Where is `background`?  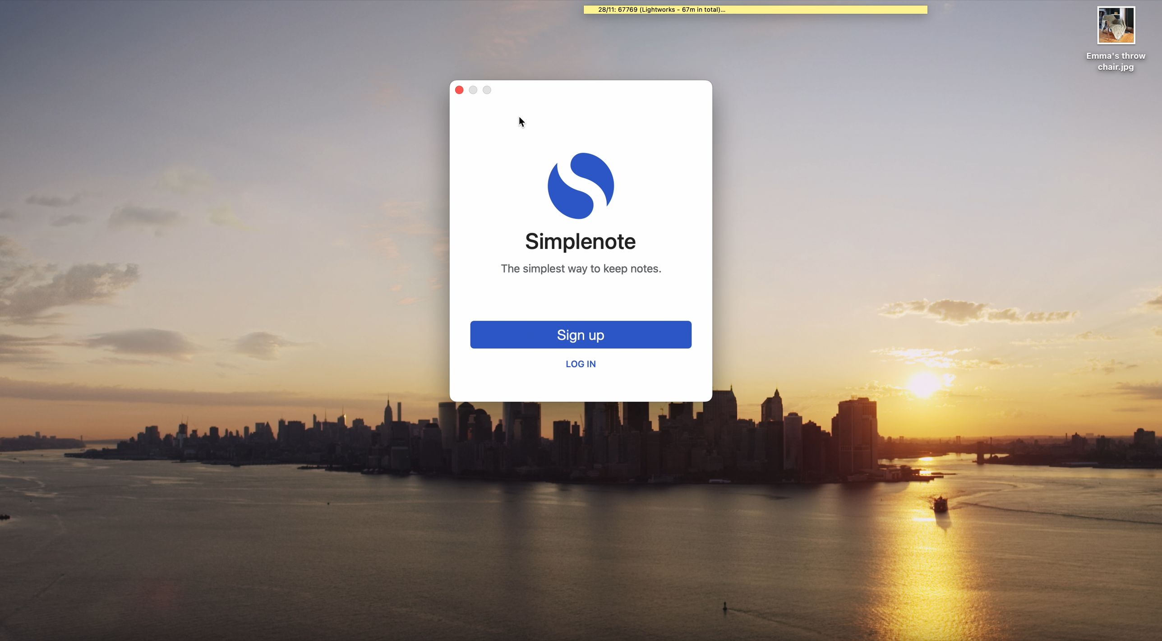 background is located at coordinates (938, 241).